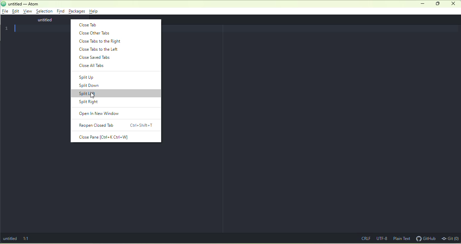 The height and width of the screenshot is (244, 461). Describe the element at coordinates (454, 4) in the screenshot. I see `close` at that location.